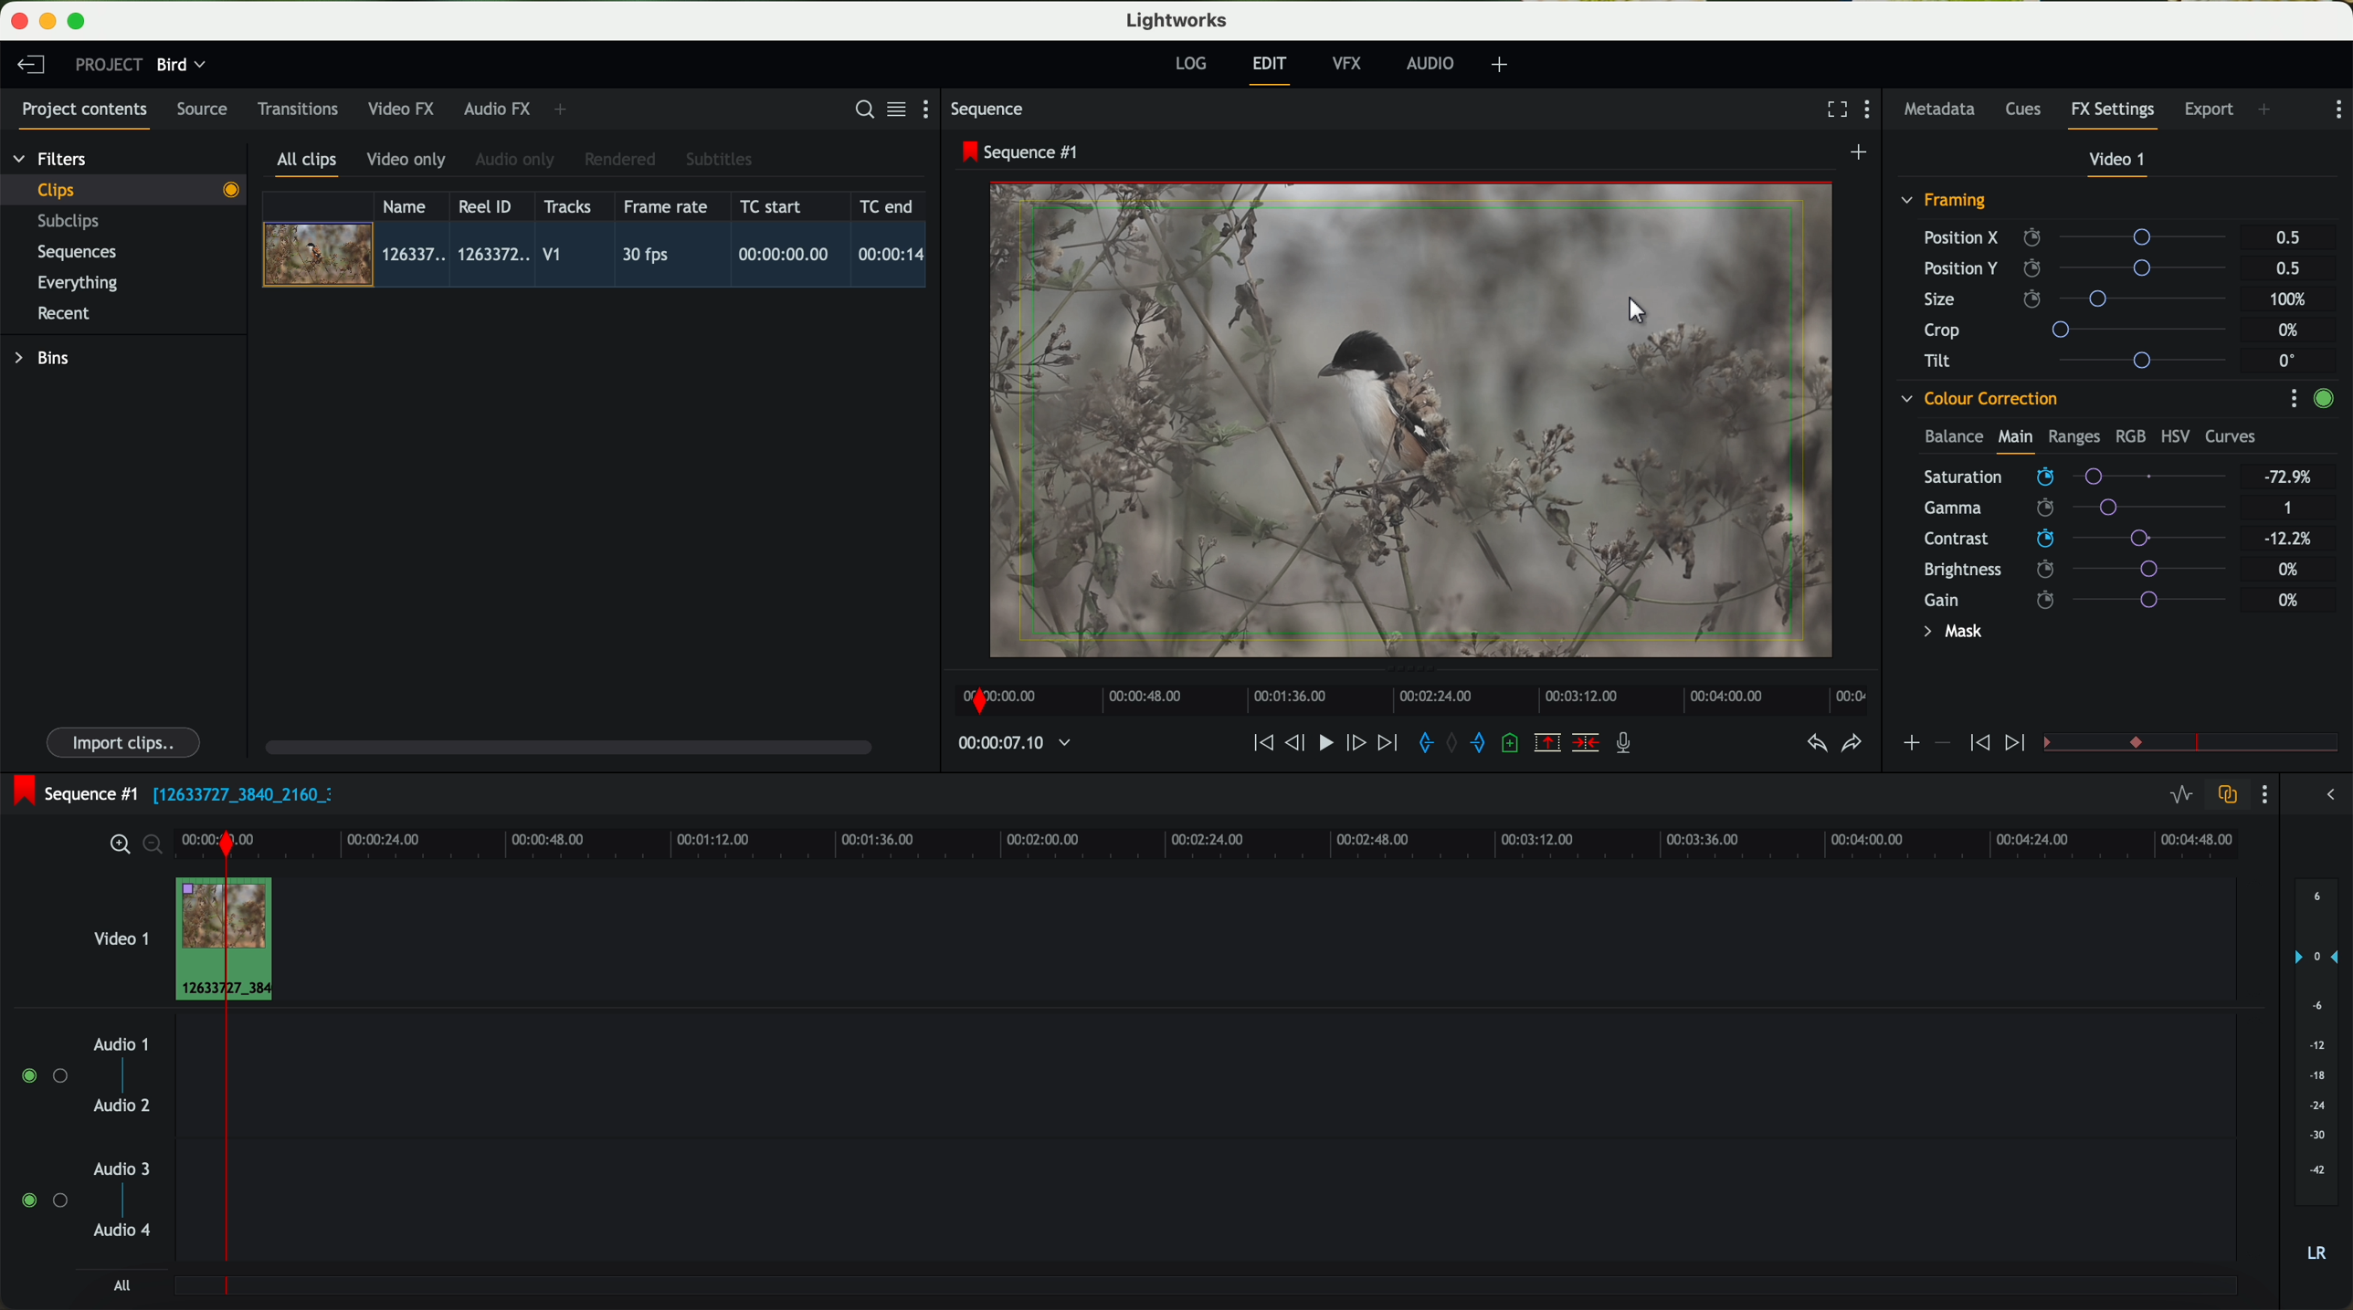 This screenshot has width=2353, height=1310. What do you see at coordinates (117, 845) in the screenshot?
I see `zoom in` at bounding box center [117, 845].